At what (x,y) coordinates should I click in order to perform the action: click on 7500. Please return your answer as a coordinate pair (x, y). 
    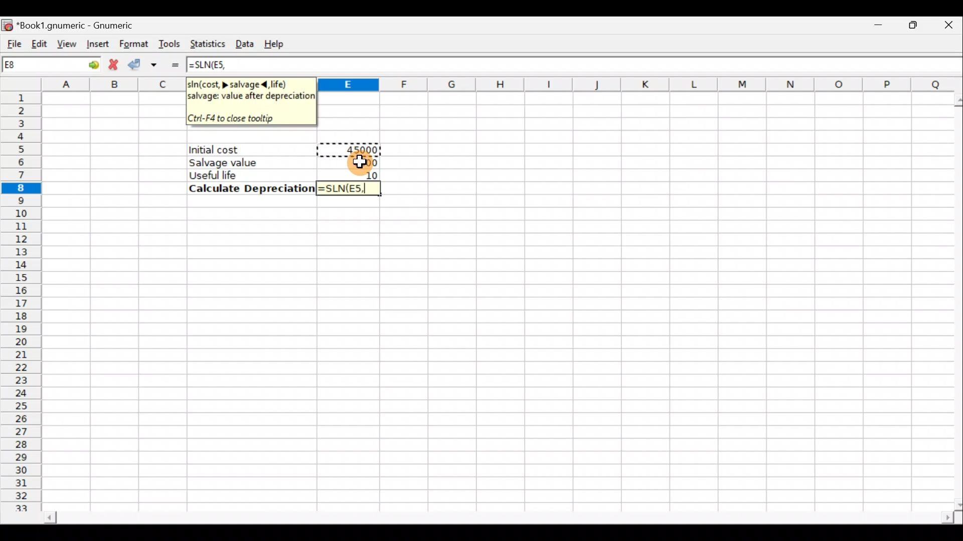
    Looking at the image, I should click on (361, 162).